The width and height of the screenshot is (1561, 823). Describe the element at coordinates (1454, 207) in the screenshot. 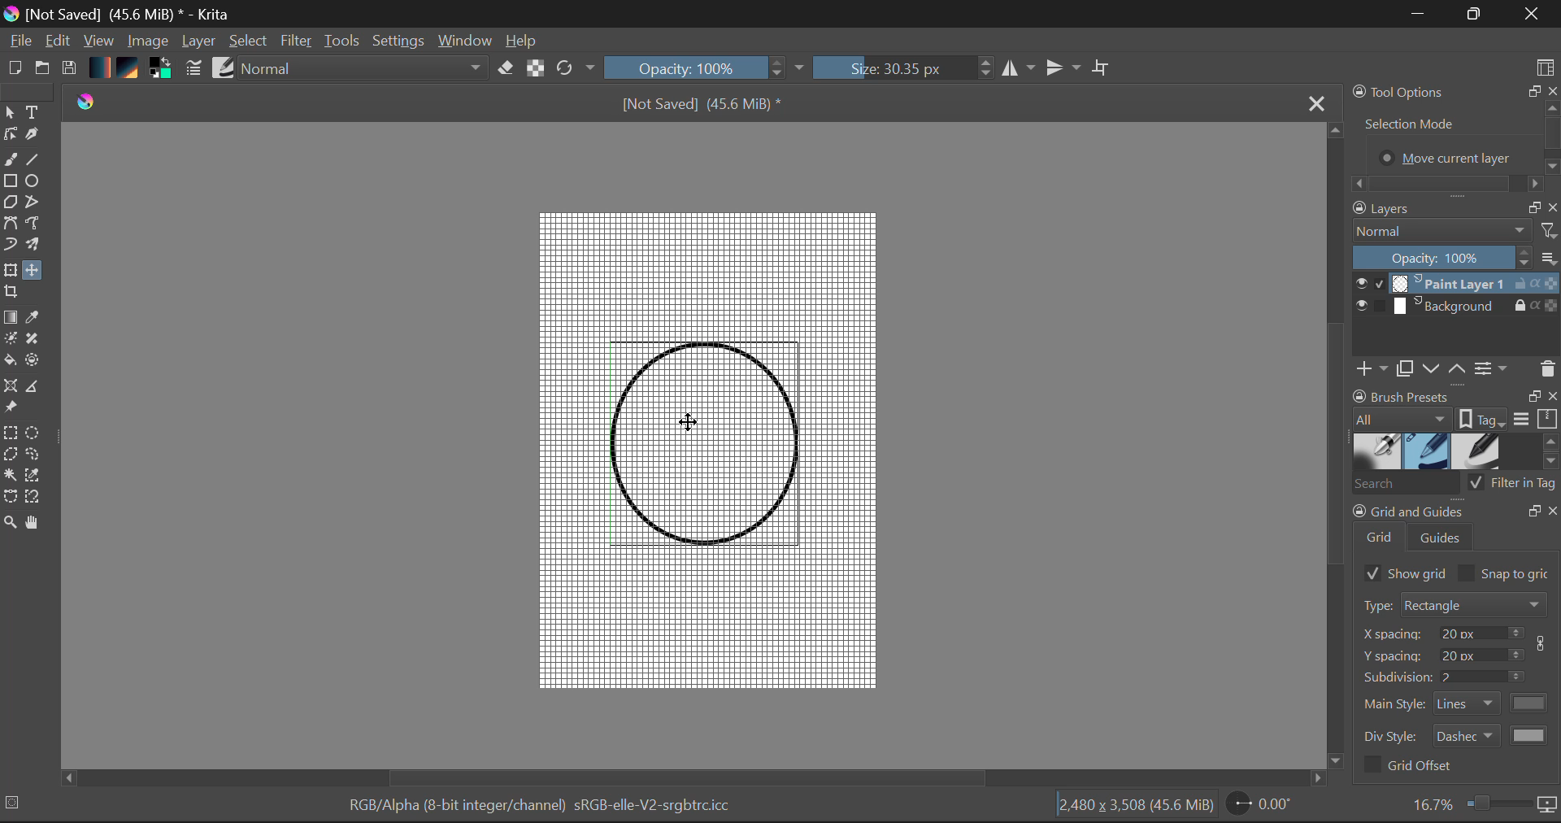

I see `Layers Docket Tab` at that location.